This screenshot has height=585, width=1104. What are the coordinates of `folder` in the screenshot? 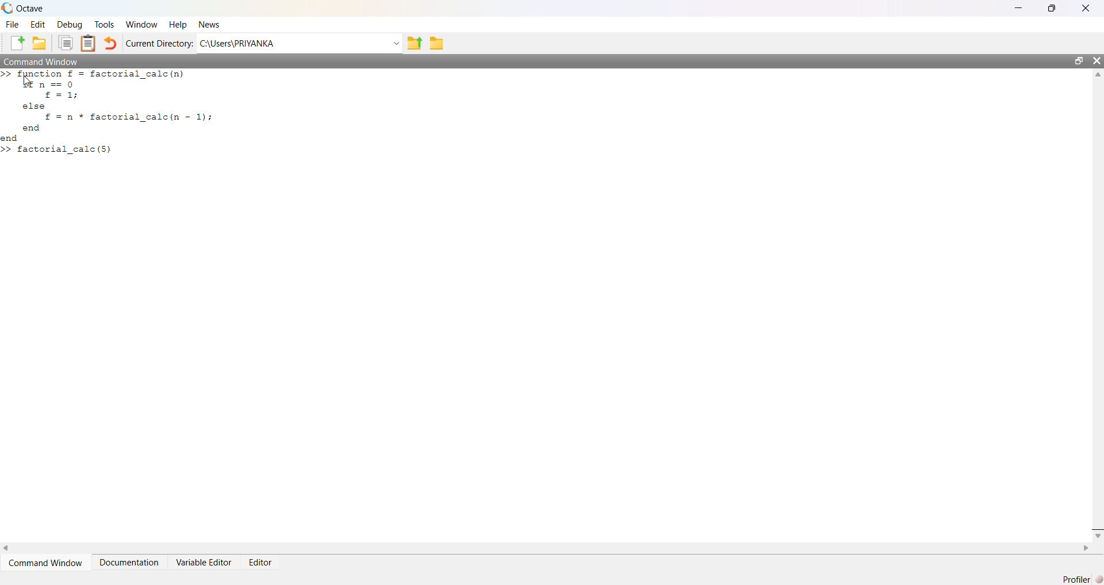 It's located at (438, 43).